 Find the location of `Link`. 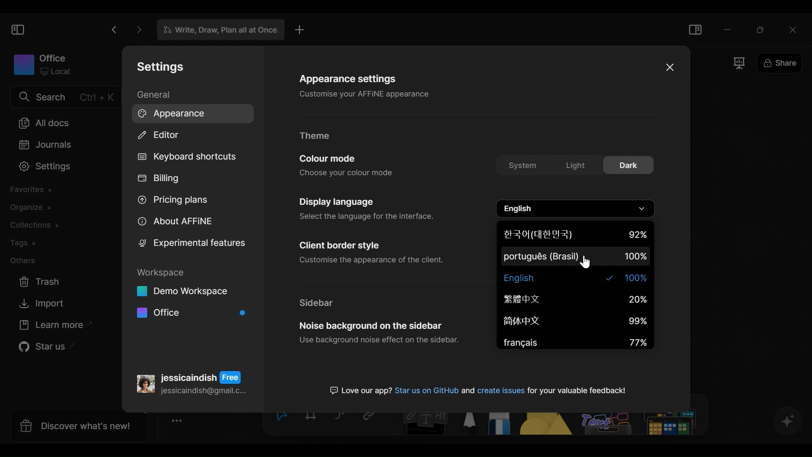

Link is located at coordinates (372, 418).